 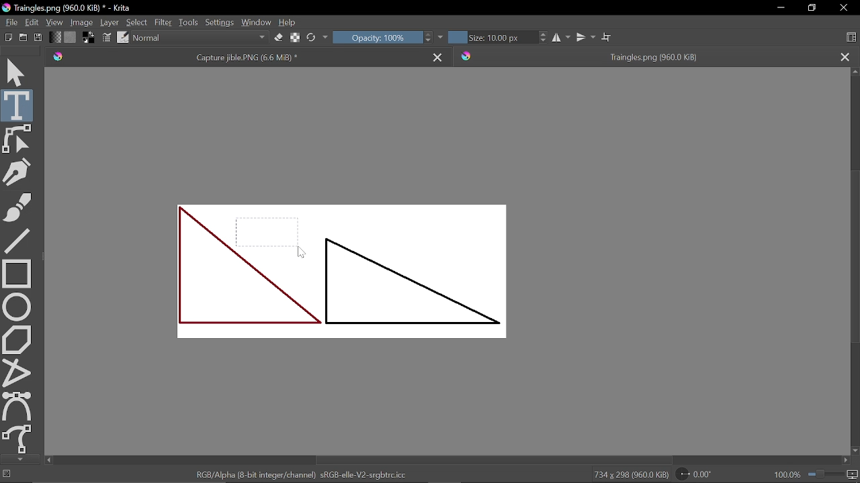 What do you see at coordinates (257, 23) in the screenshot?
I see `Window` at bounding box center [257, 23].